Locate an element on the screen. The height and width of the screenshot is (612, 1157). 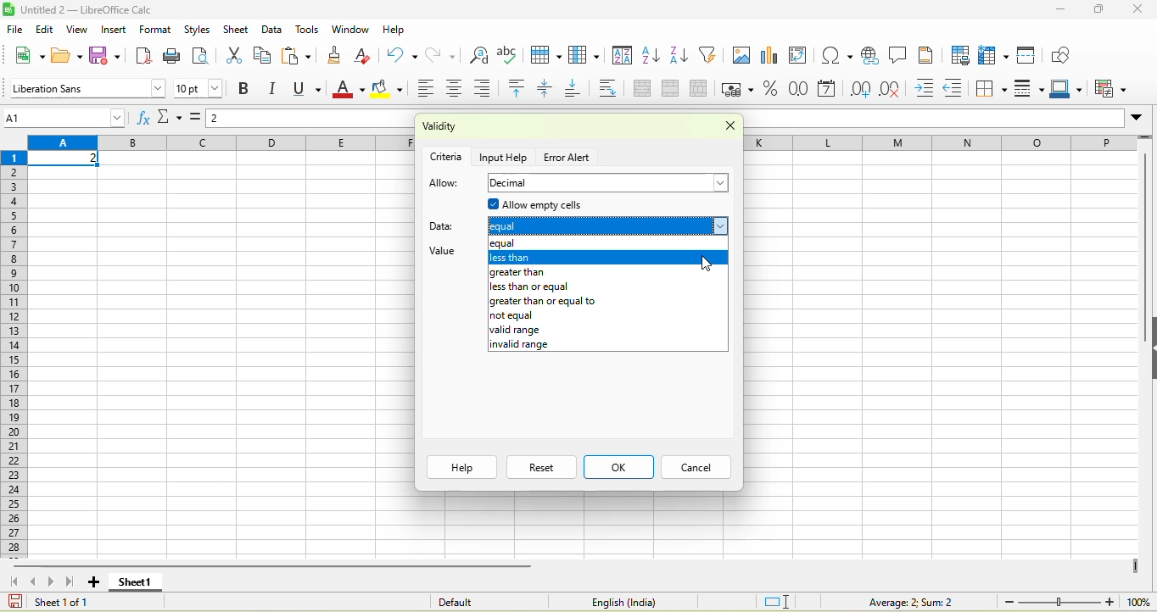
cancel is located at coordinates (694, 468).